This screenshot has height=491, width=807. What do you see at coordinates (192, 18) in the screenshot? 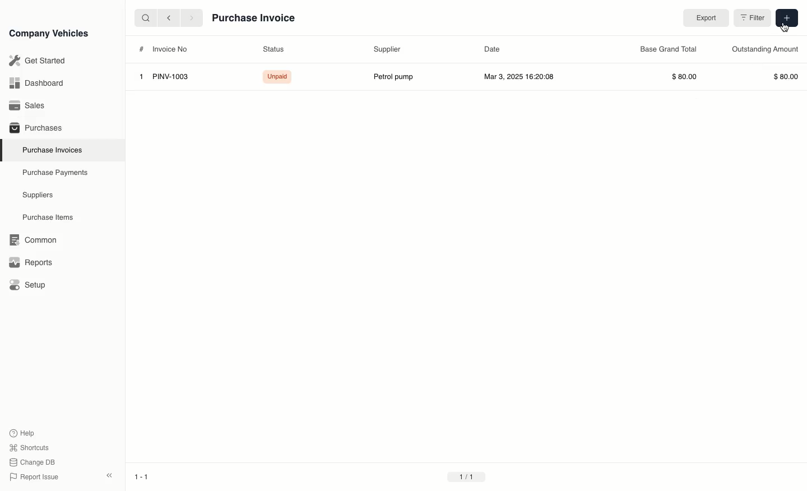
I see `forward` at bounding box center [192, 18].